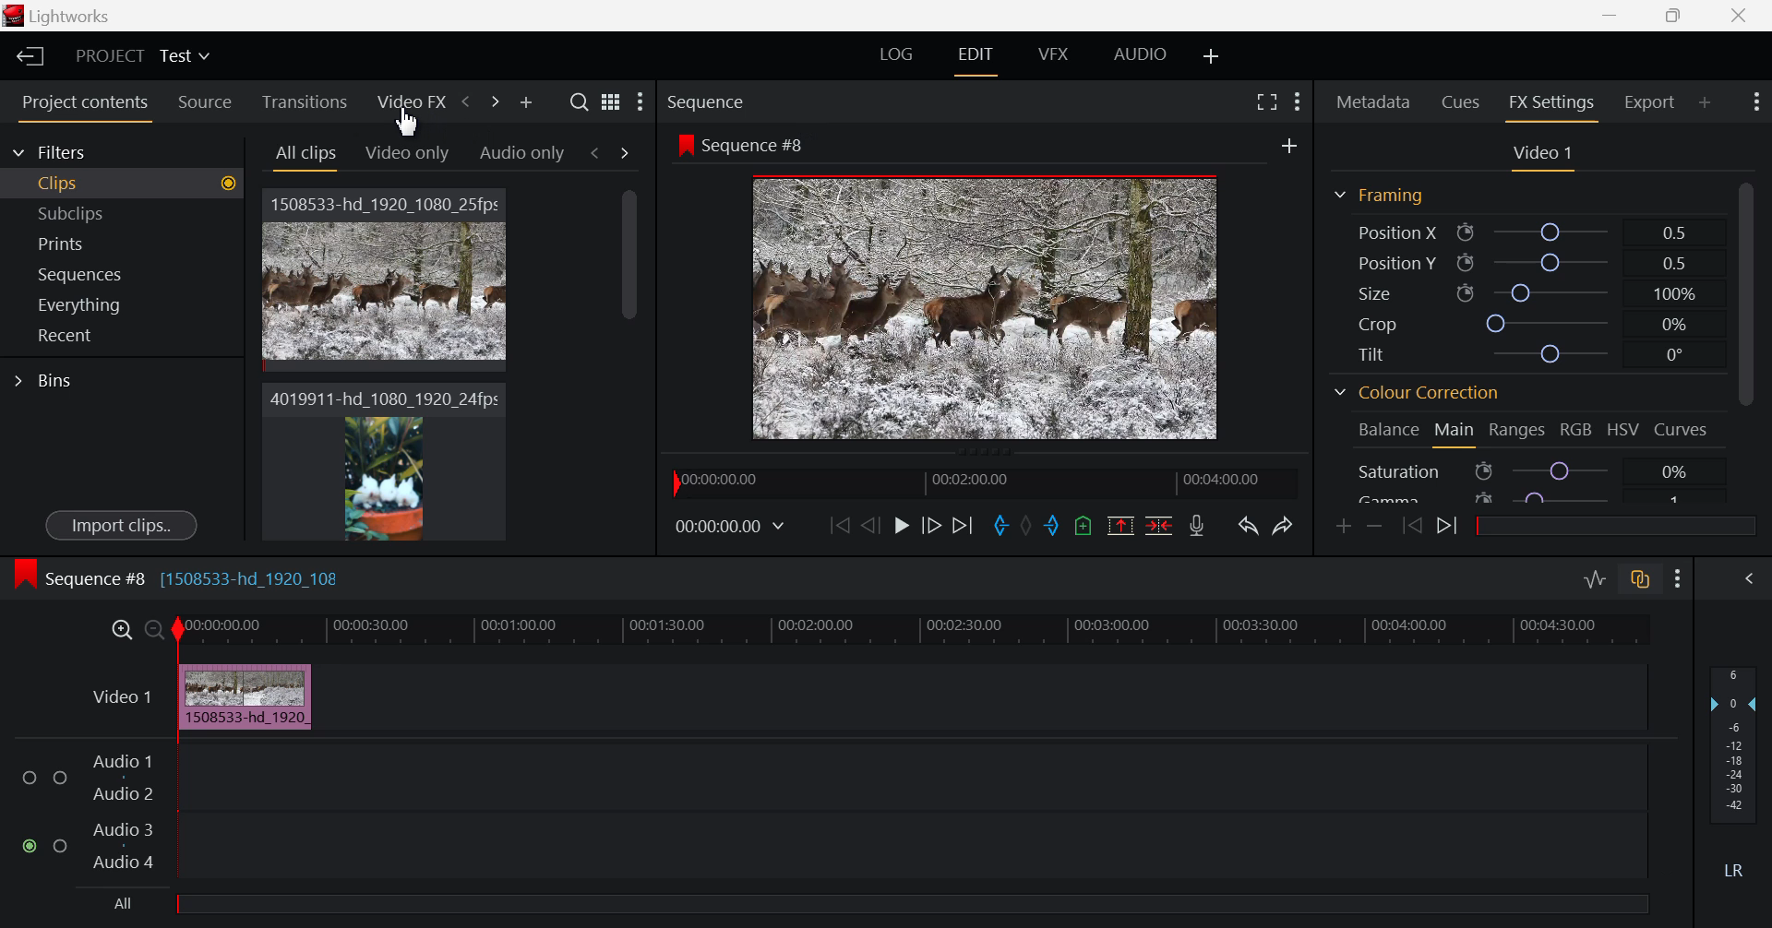 Image resolution: width=1772 pixels, height=928 pixels. I want to click on HSV, so click(1622, 430).